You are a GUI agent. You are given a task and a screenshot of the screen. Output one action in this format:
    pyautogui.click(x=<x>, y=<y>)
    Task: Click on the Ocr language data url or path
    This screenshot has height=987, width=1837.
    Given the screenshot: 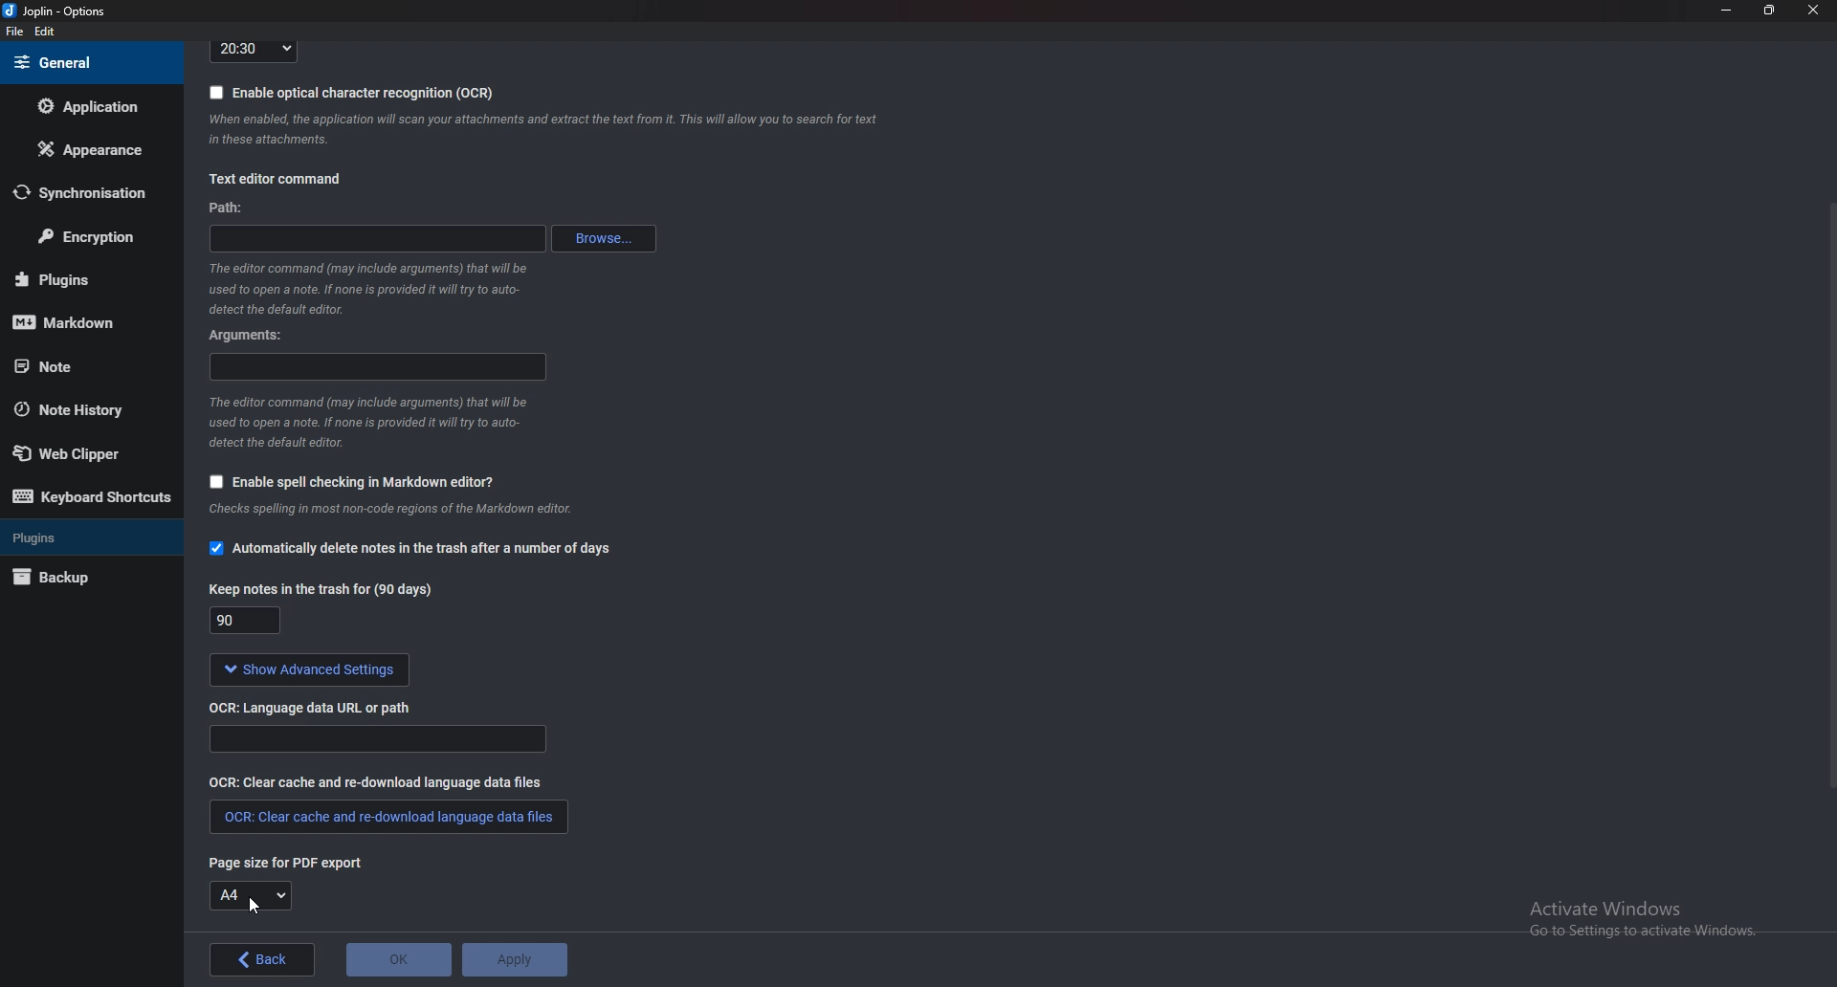 What is the action you would take?
    pyautogui.click(x=377, y=739)
    